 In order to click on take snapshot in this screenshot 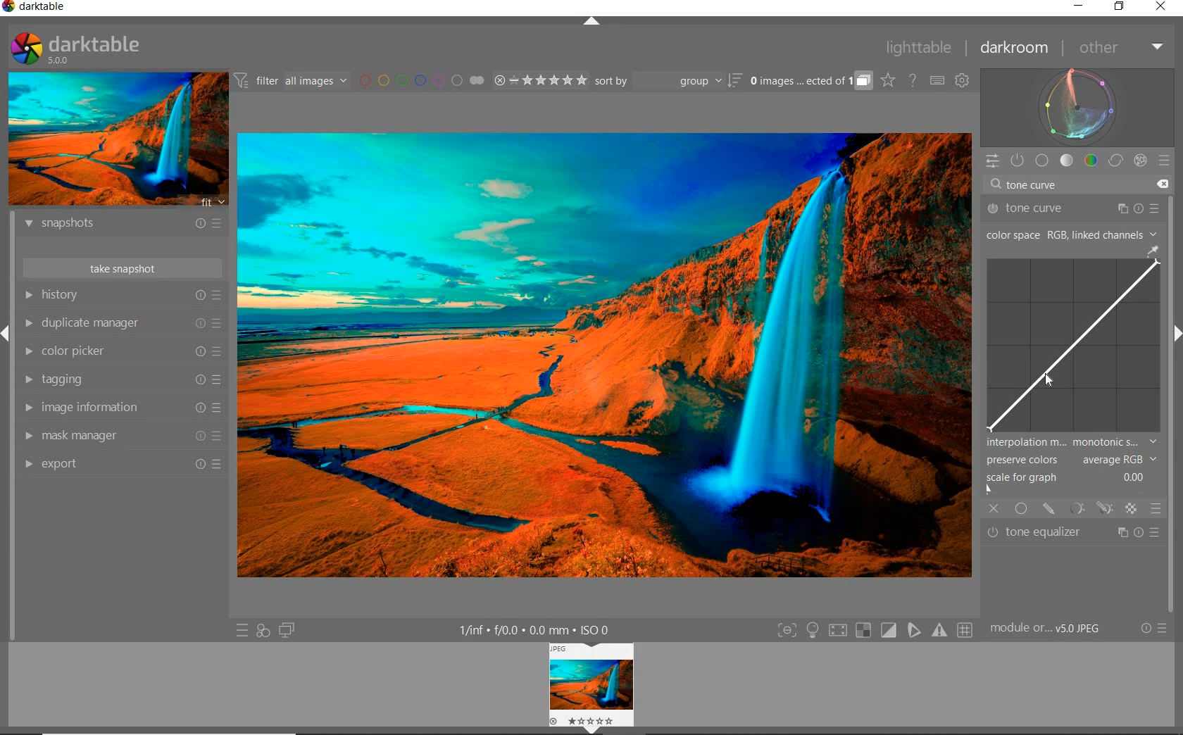, I will do `click(122, 267)`.